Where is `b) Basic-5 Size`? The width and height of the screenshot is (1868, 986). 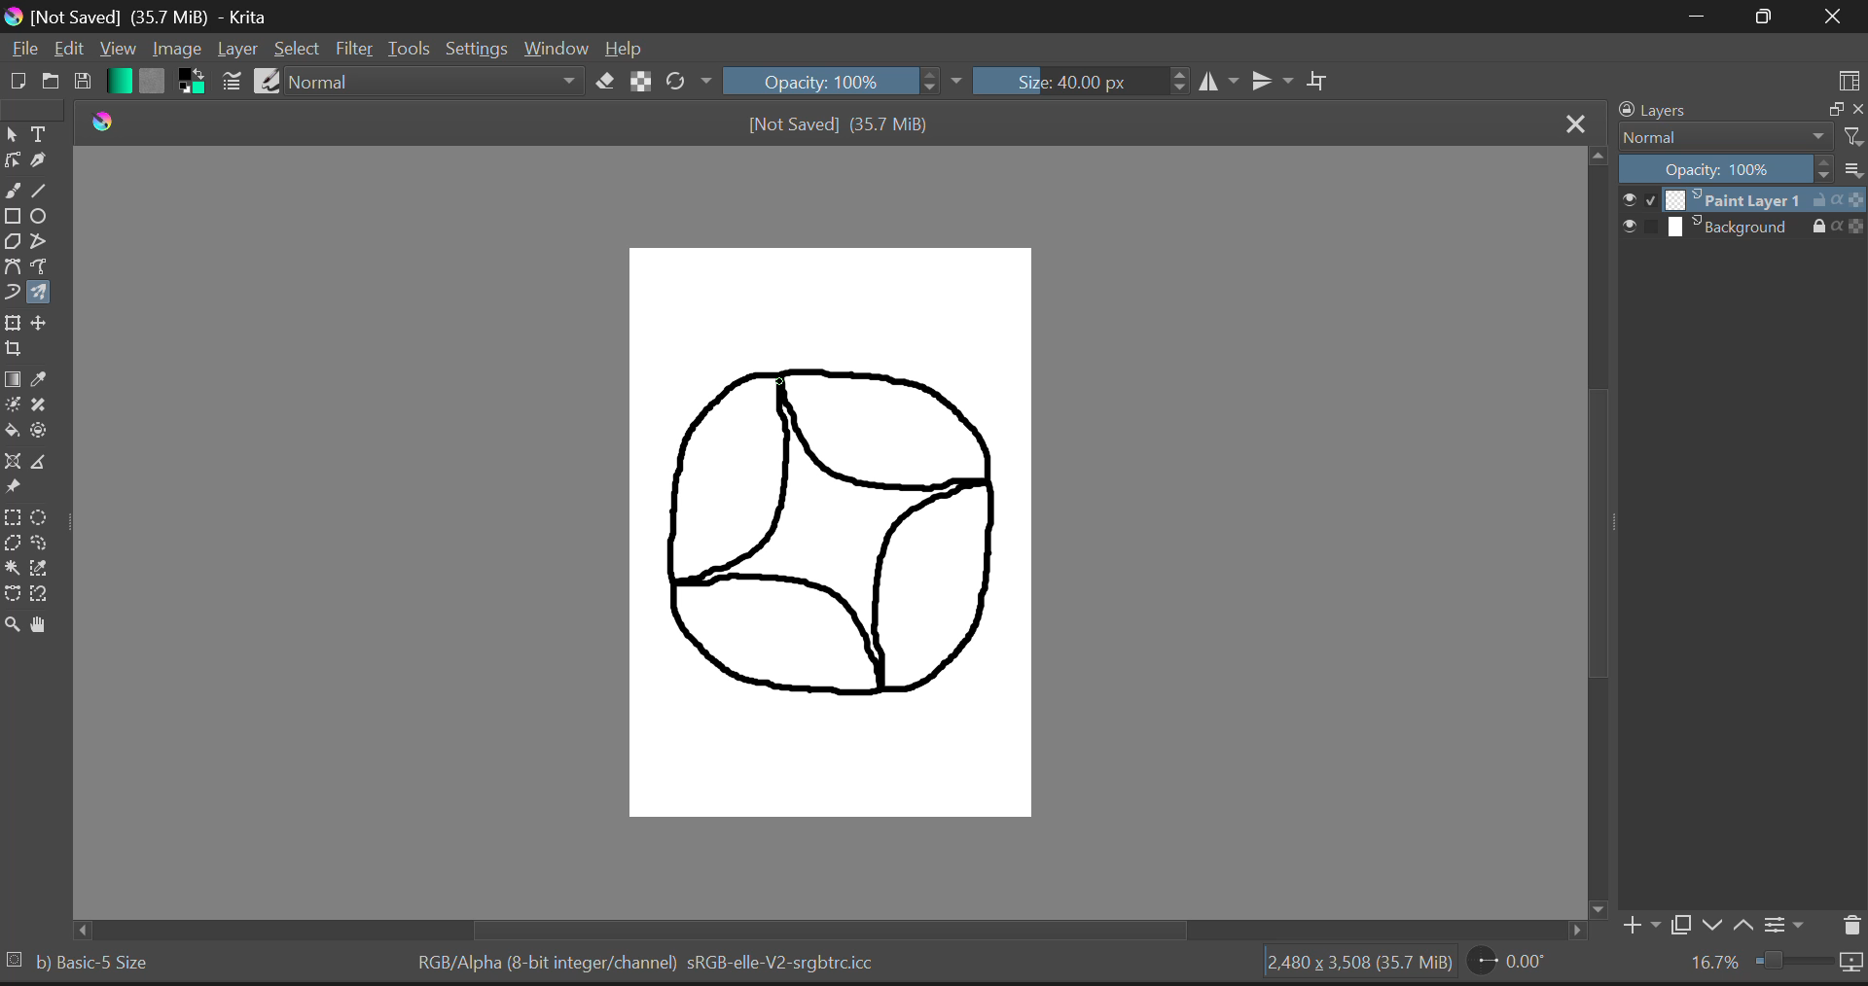 b) Basic-5 Size is located at coordinates (94, 964).